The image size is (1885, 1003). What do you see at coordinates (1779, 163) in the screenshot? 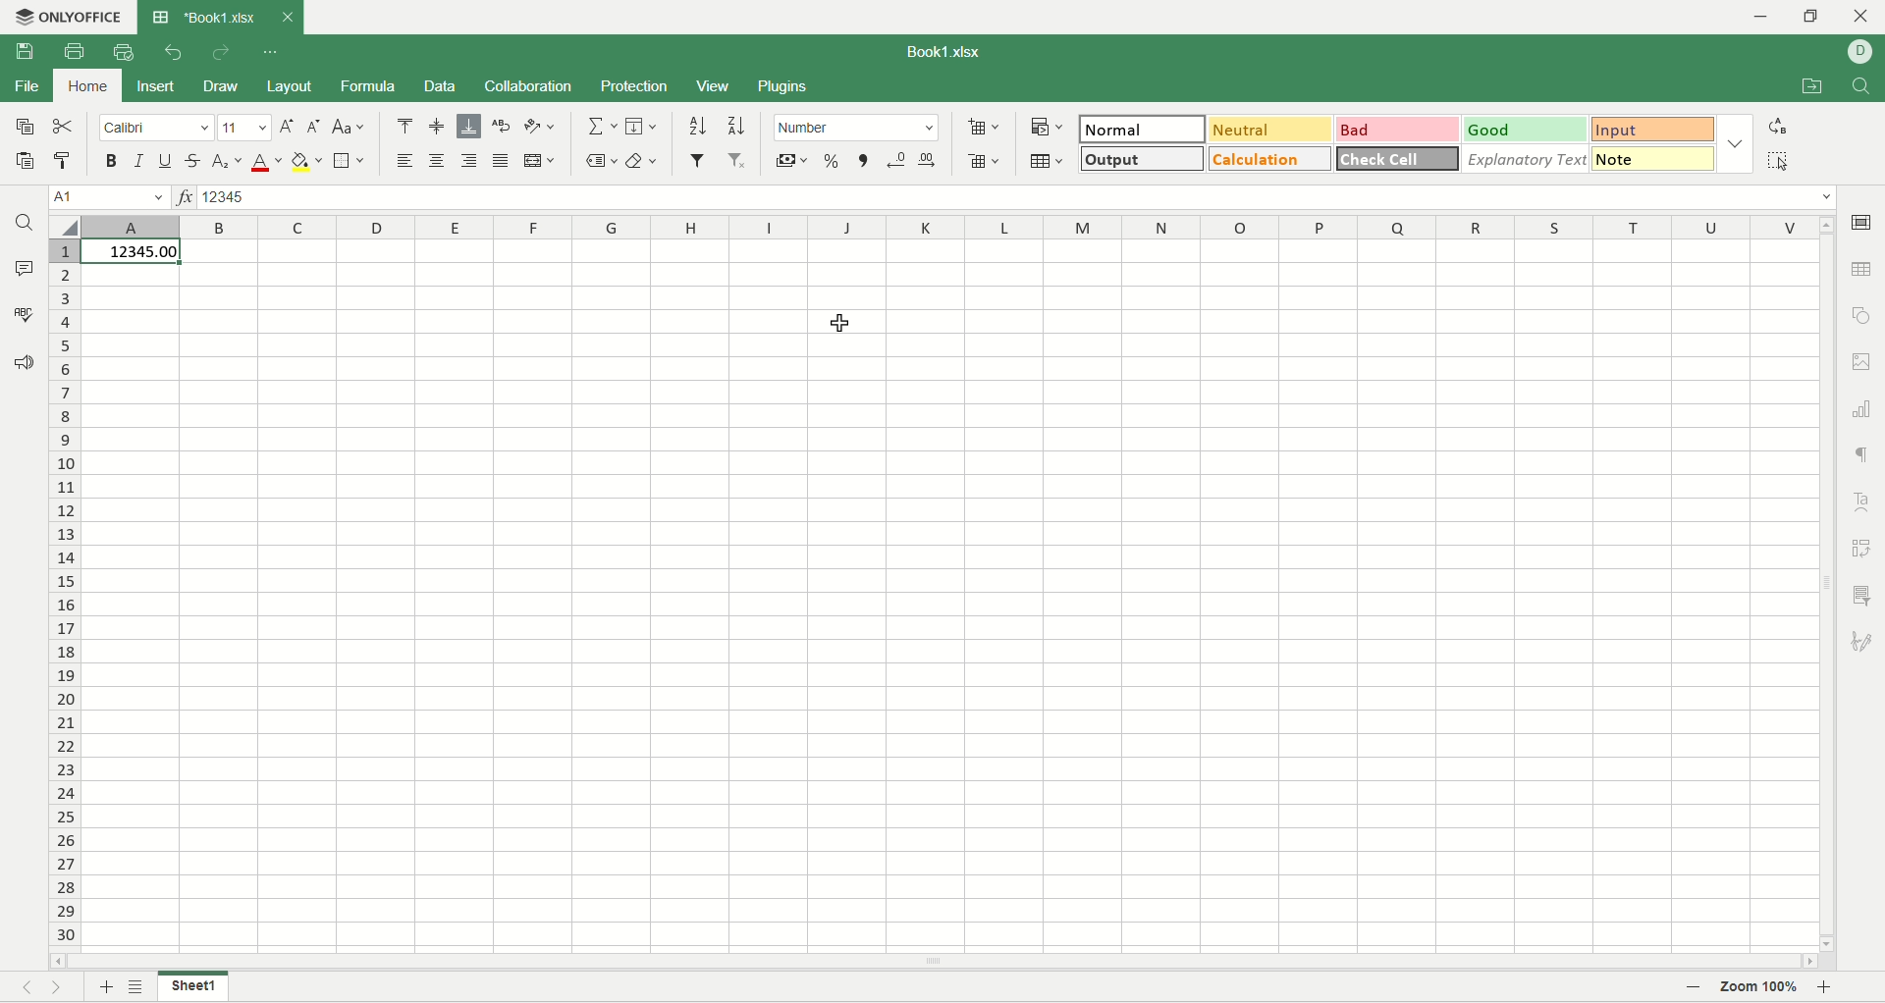
I see `select all` at bounding box center [1779, 163].